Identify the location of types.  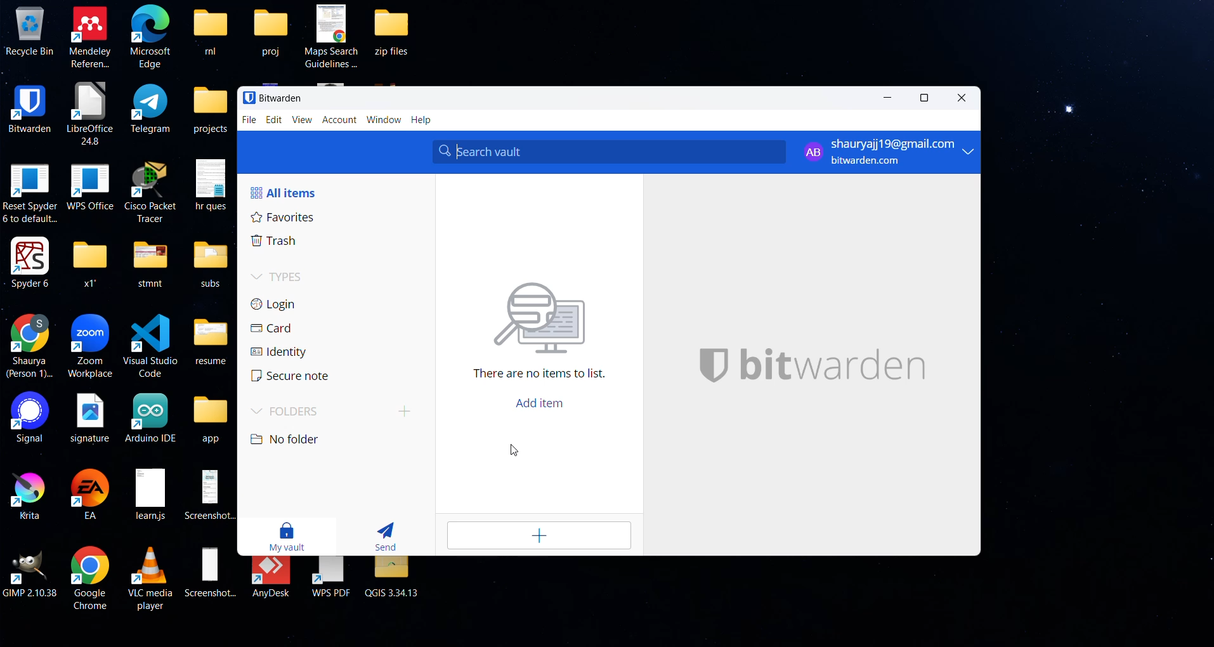
(296, 277).